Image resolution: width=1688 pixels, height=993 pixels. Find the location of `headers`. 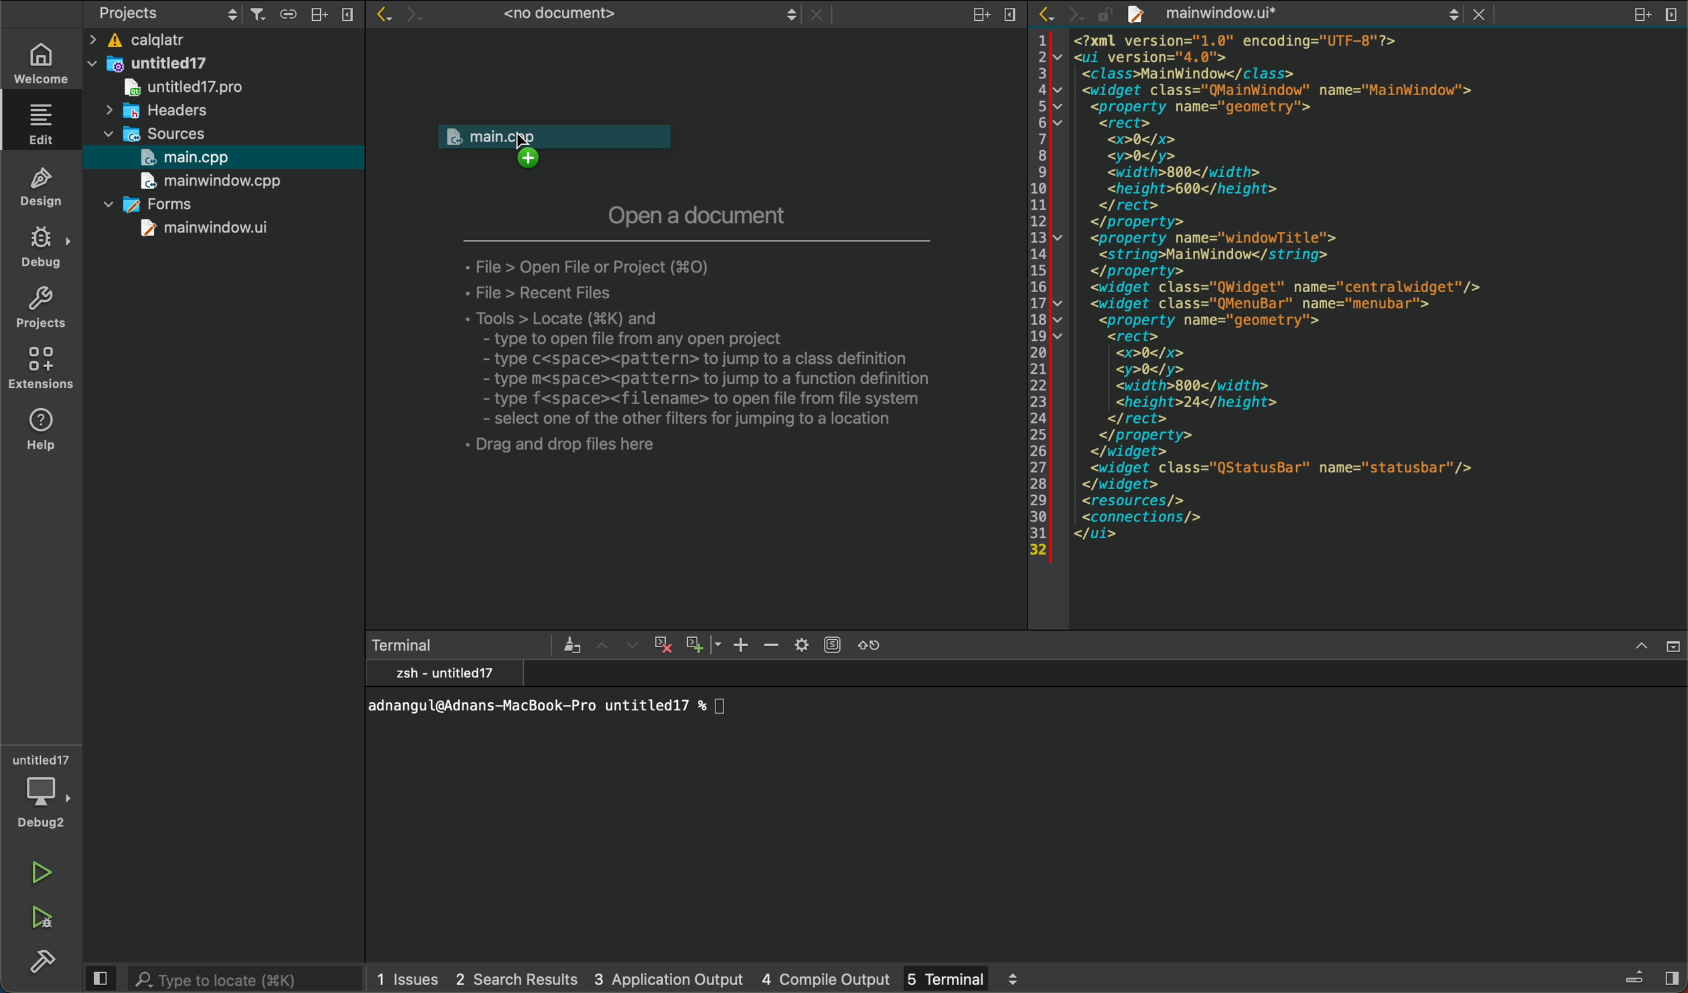

headers is located at coordinates (157, 113).